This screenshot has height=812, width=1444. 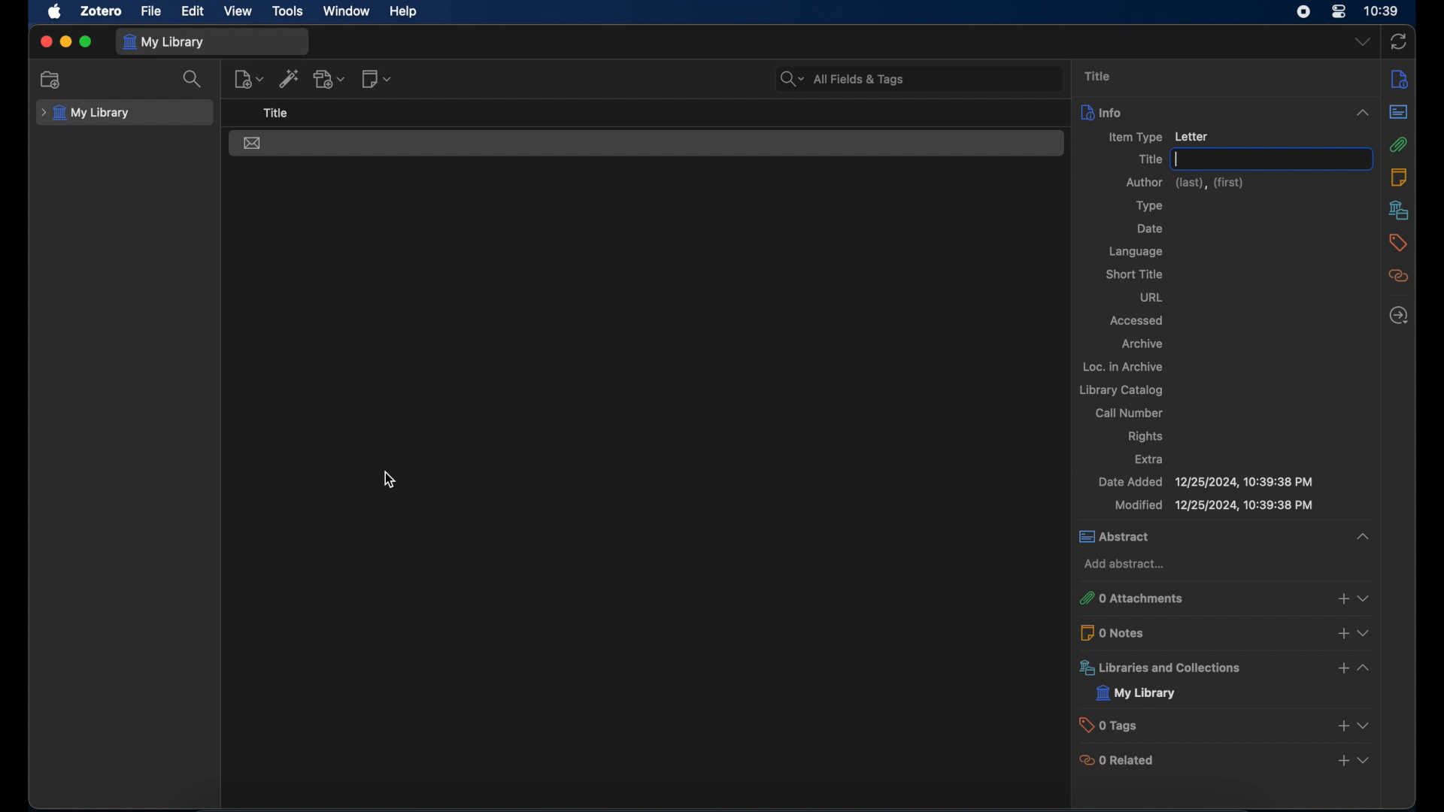 I want to click on file, so click(x=152, y=11).